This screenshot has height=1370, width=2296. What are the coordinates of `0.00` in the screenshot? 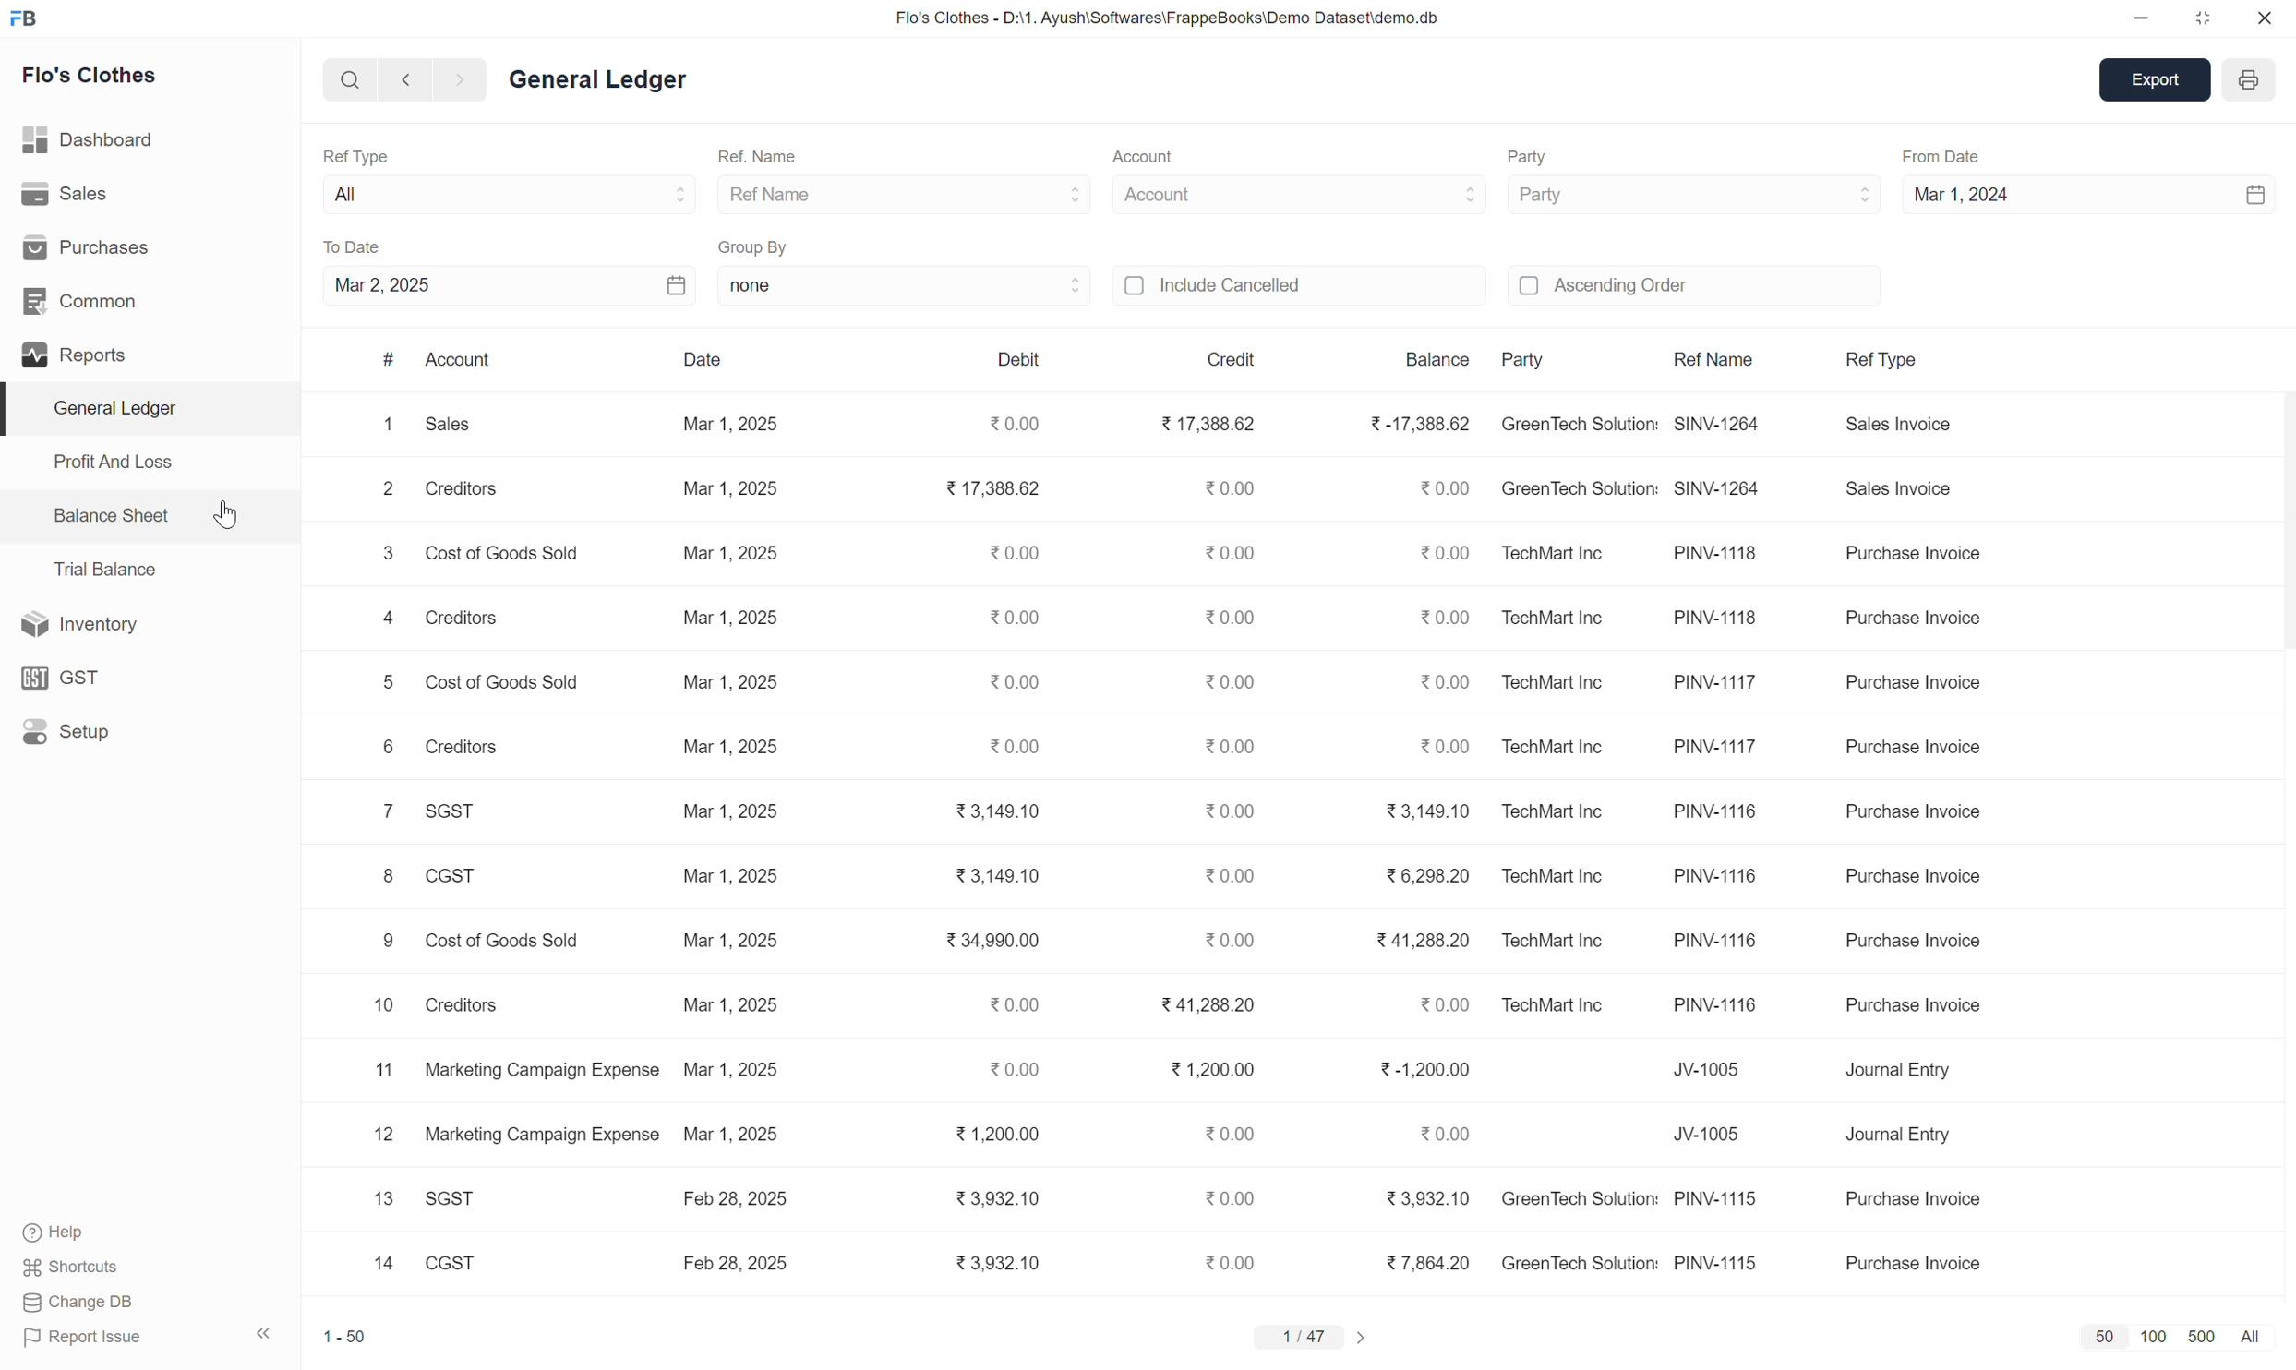 It's located at (1220, 551).